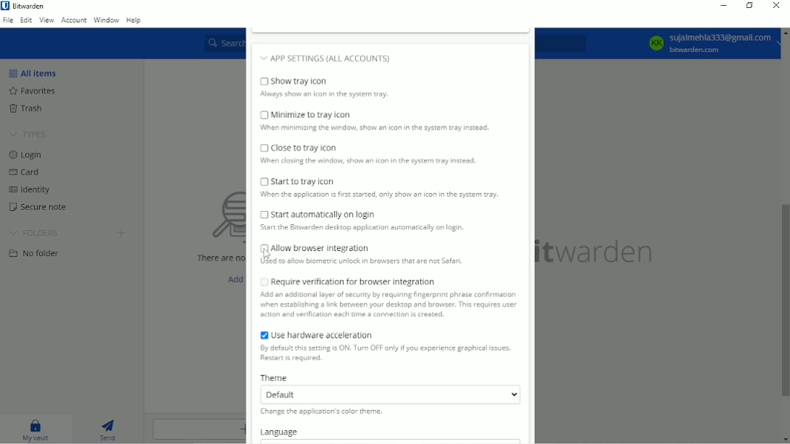 The width and height of the screenshot is (790, 444). I want to click on App settings (all accounts), so click(354, 56).